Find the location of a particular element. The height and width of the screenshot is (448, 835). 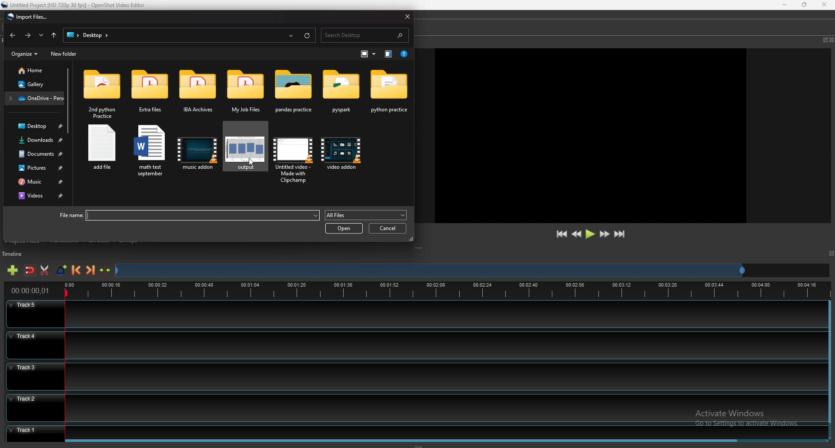

track 2 is located at coordinates (414, 407).